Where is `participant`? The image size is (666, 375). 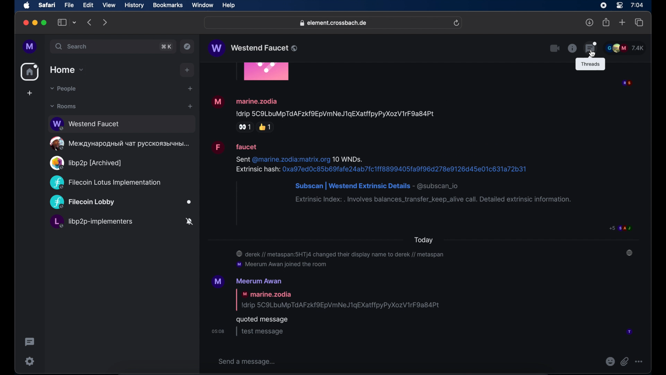
participant is located at coordinates (625, 329).